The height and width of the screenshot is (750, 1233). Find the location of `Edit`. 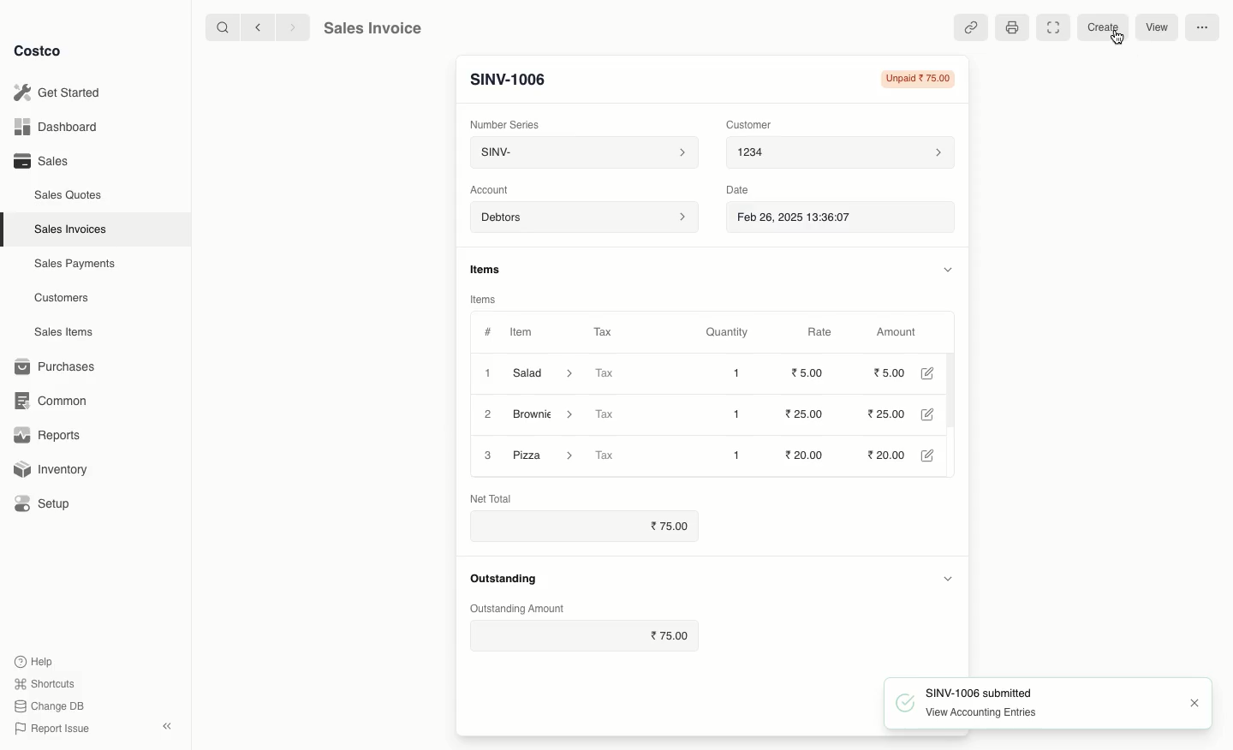

Edit is located at coordinates (931, 456).